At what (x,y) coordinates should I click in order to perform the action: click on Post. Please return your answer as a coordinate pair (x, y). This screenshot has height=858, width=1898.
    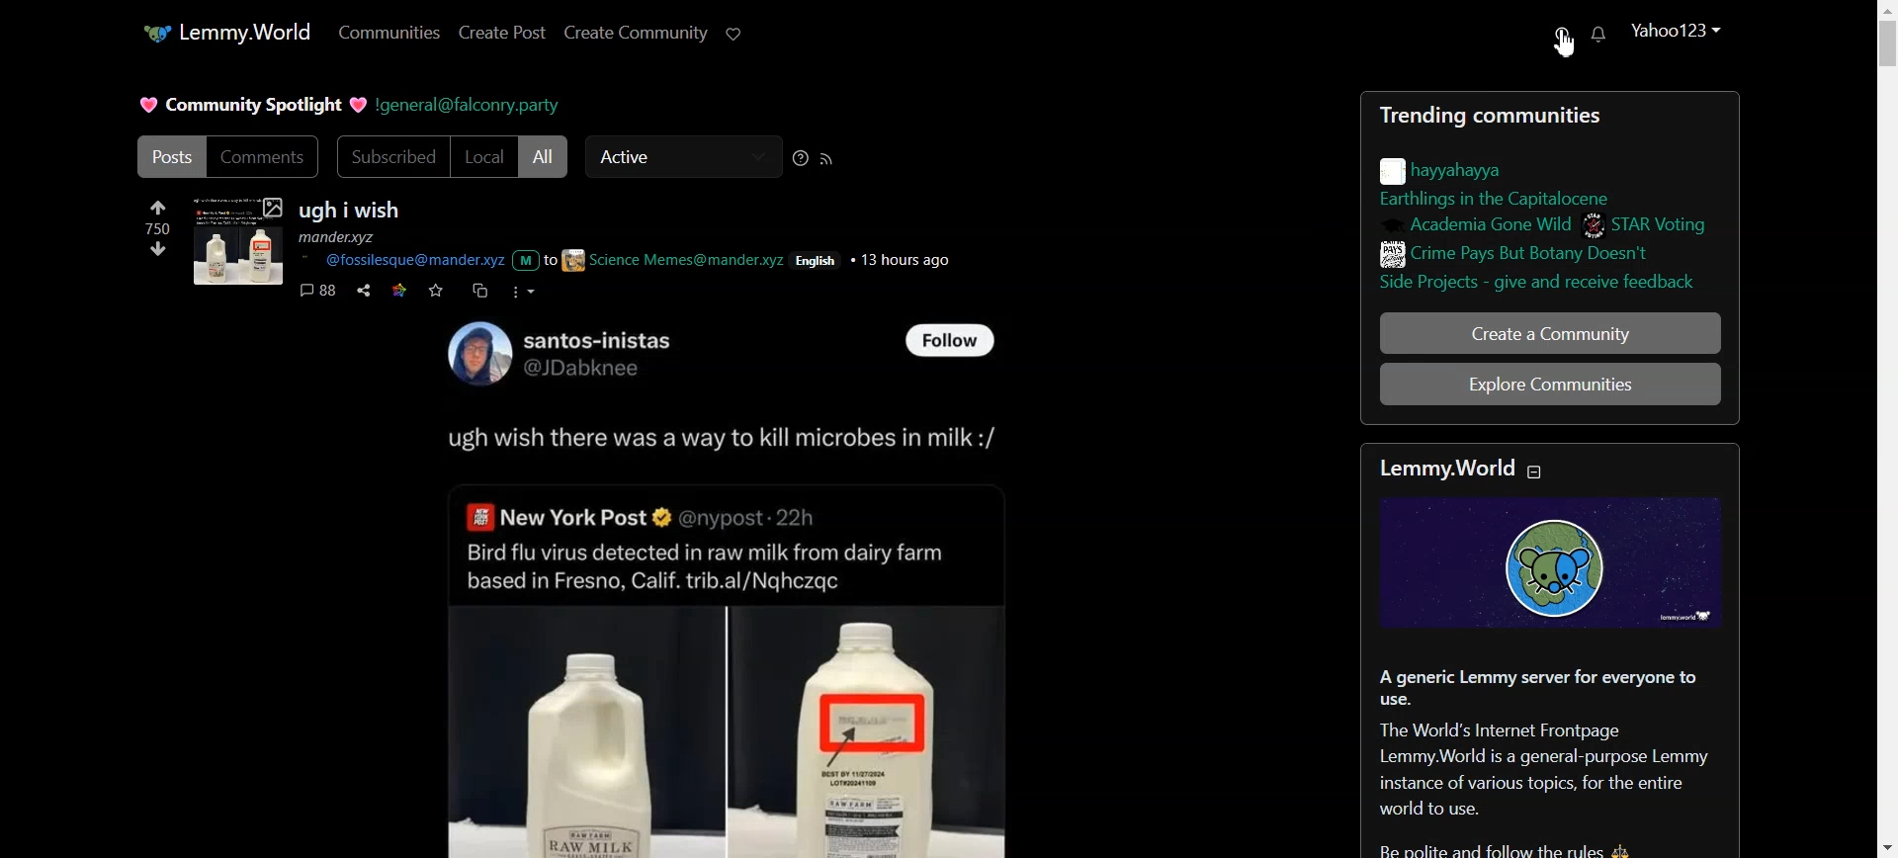
    Looking at the image, I should click on (169, 156).